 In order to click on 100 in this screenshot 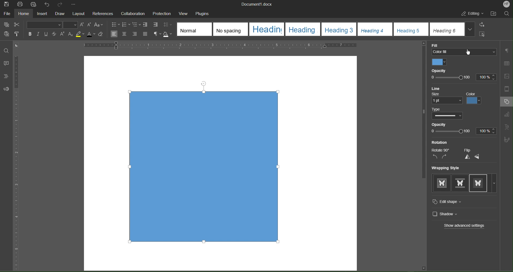, I will do `click(469, 79)`.